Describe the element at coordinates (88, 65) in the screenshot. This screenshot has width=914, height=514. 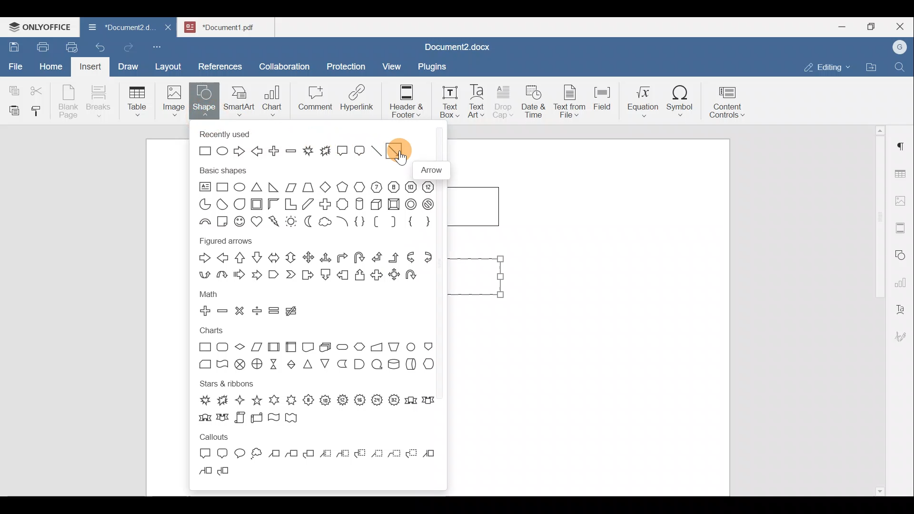
I see `Insert` at that location.